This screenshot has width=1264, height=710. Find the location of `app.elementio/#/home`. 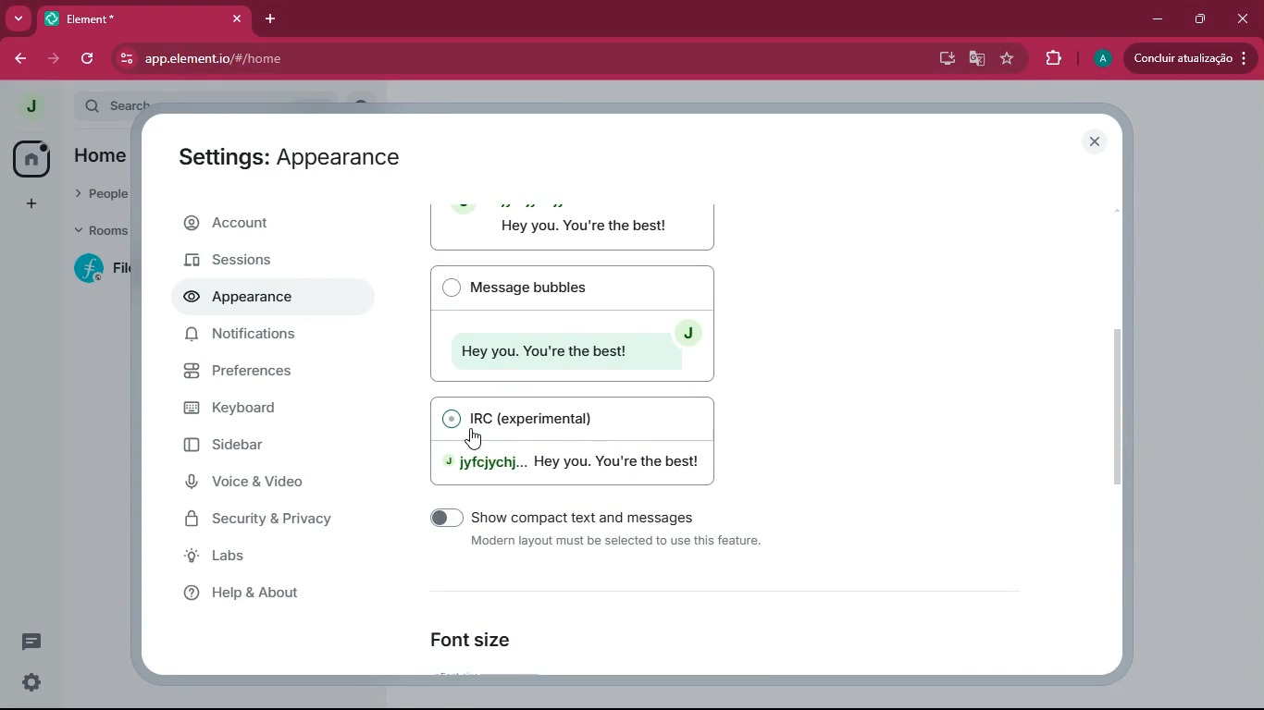

app.elementio/#/home is located at coordinates (404, 58).